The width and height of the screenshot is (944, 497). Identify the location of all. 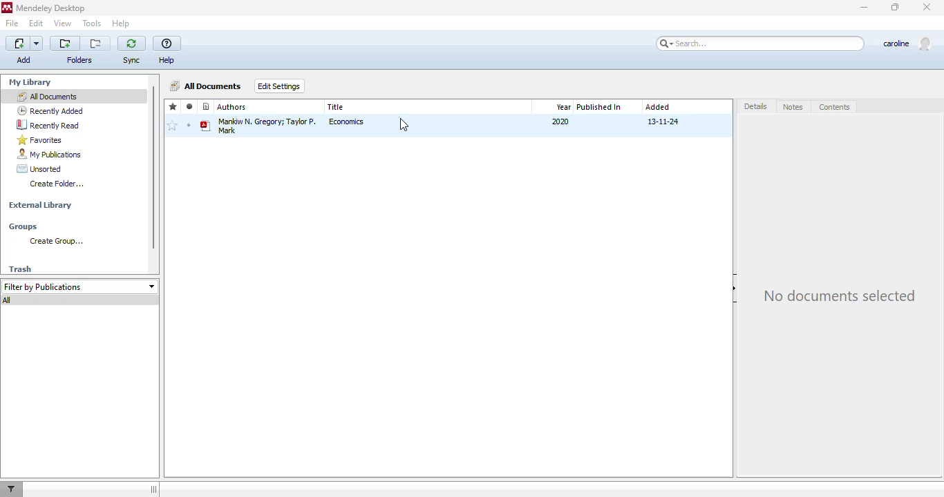
(8, 300).